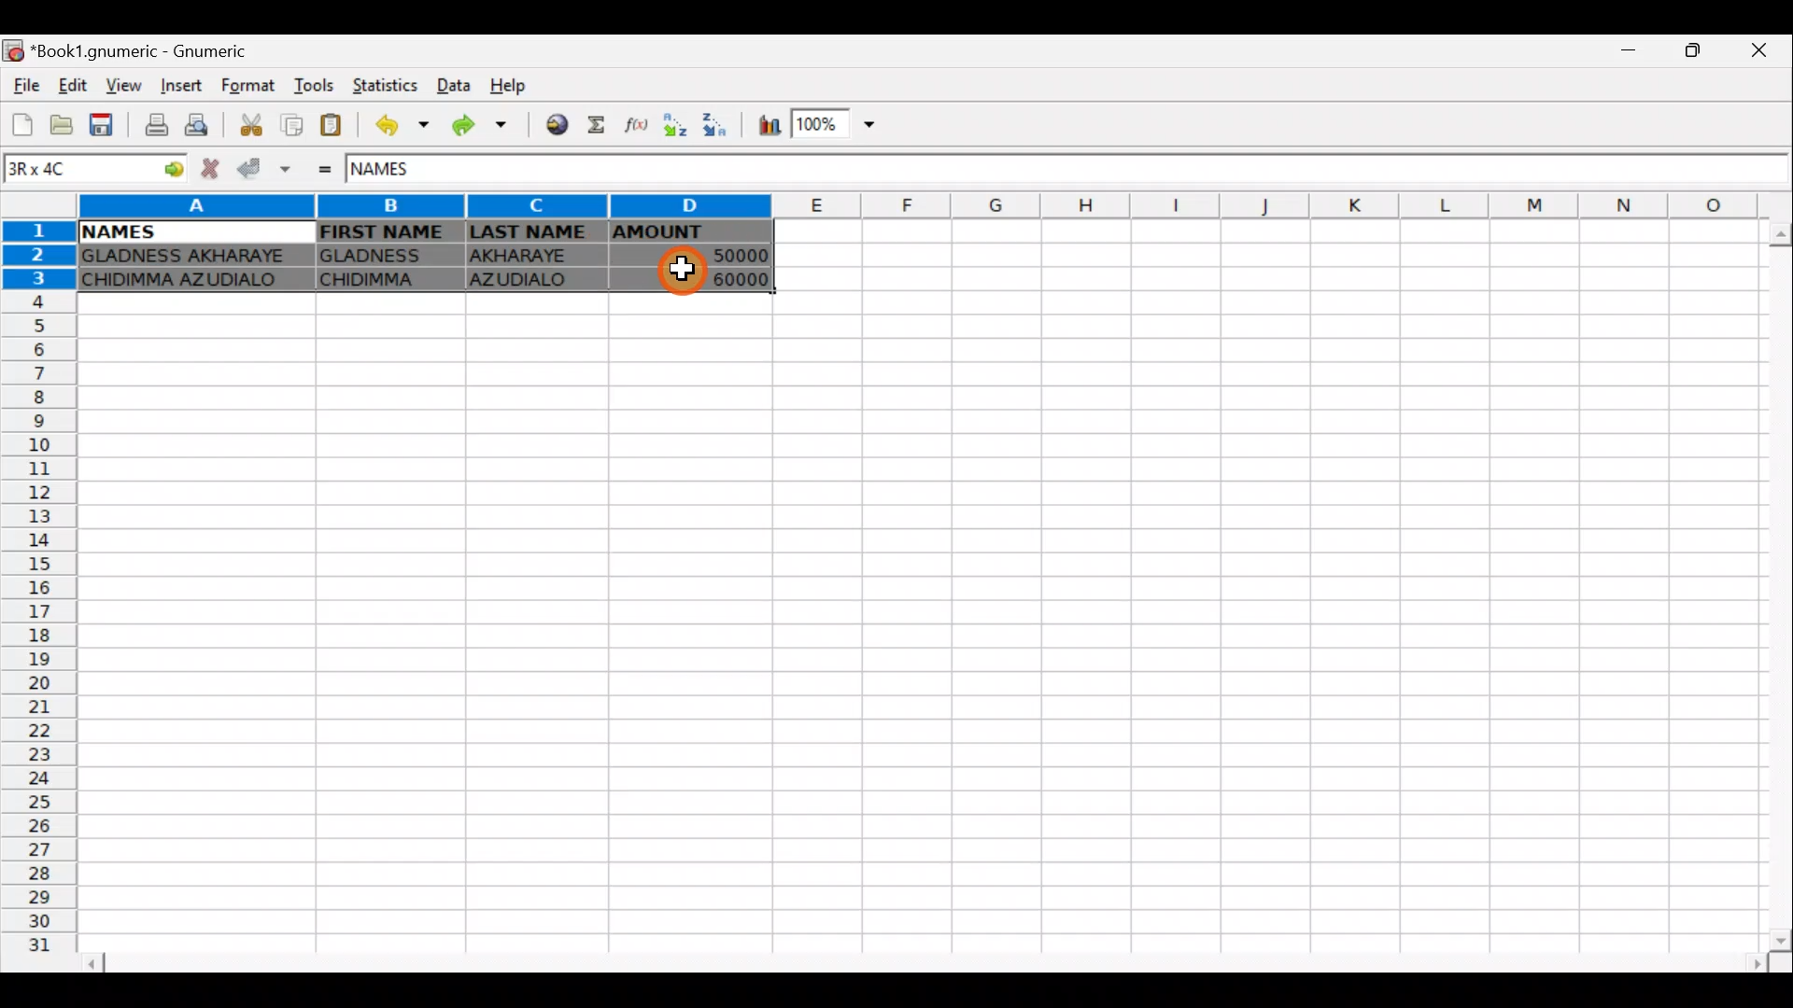  I want to click on Accept change, so click(261, 169).